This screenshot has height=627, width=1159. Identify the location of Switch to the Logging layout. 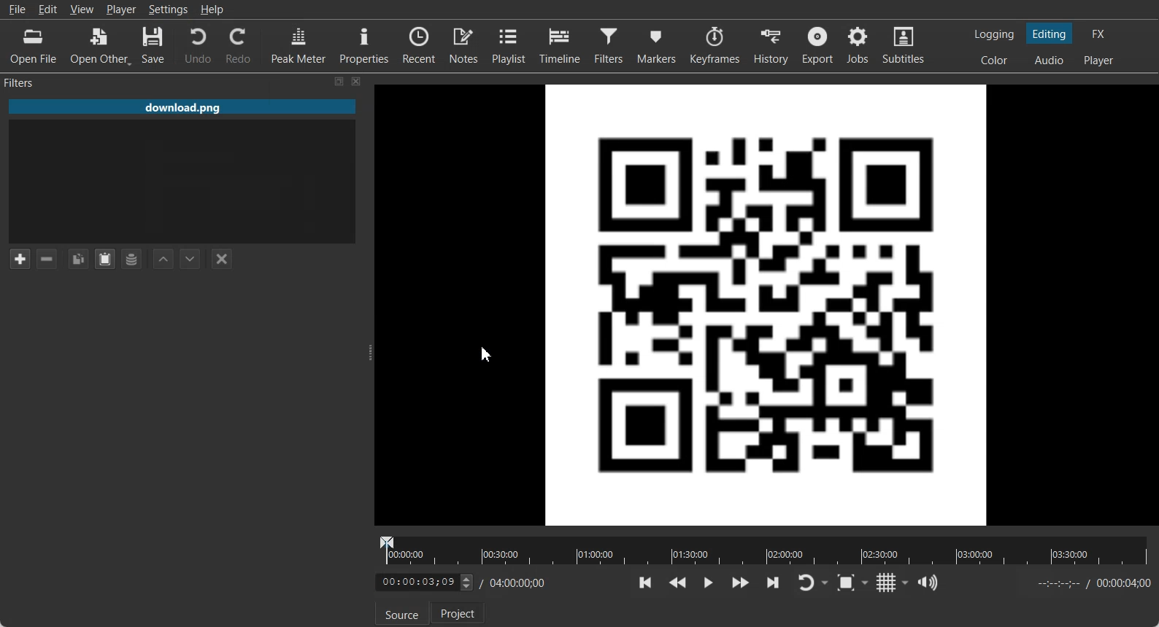
(995, 34).